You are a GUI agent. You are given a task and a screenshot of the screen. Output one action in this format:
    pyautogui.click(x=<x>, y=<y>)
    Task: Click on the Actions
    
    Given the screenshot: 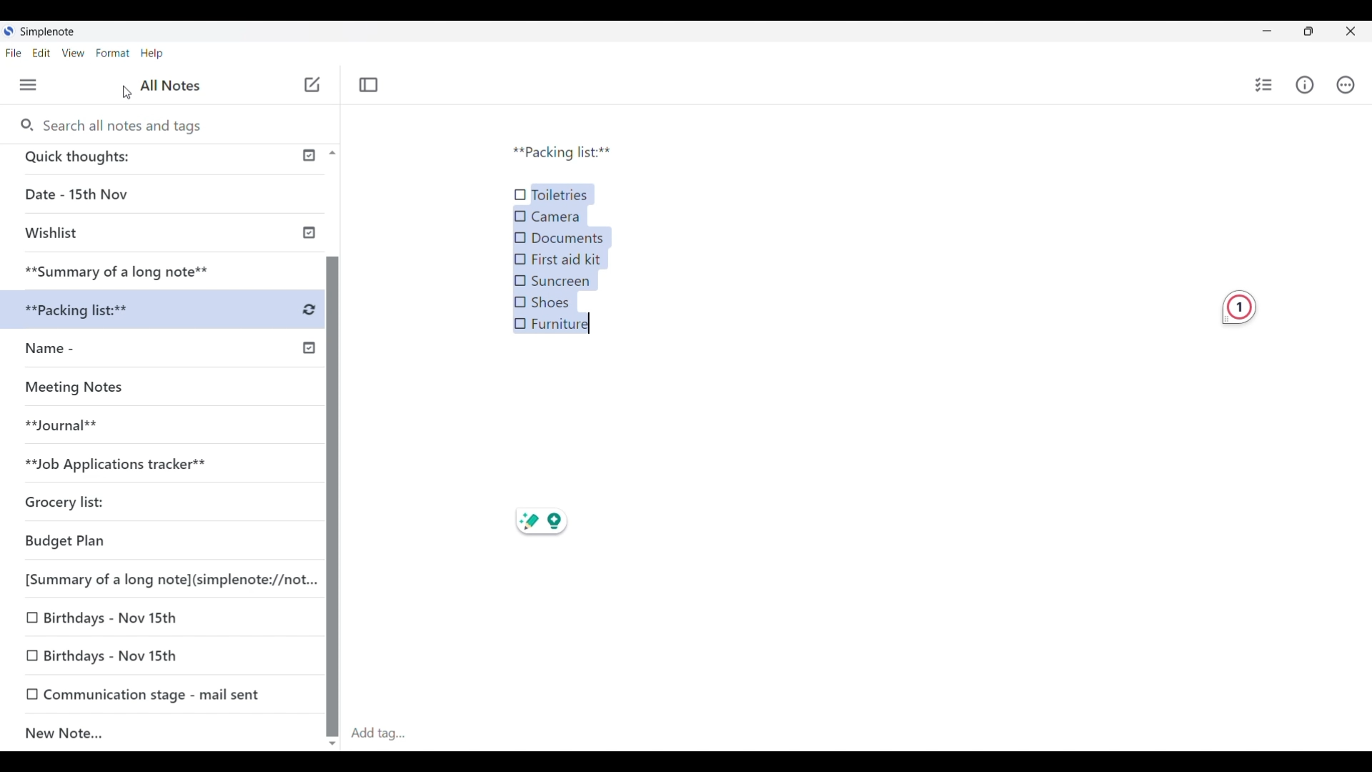 What is the action you would take?
    pyautogui.click(x=1346, y=84)
    